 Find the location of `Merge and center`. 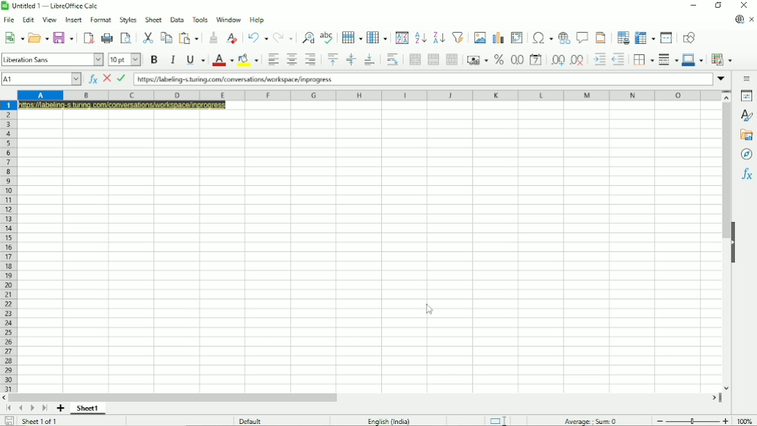

Merge and center is located at coordinates (415, 59).